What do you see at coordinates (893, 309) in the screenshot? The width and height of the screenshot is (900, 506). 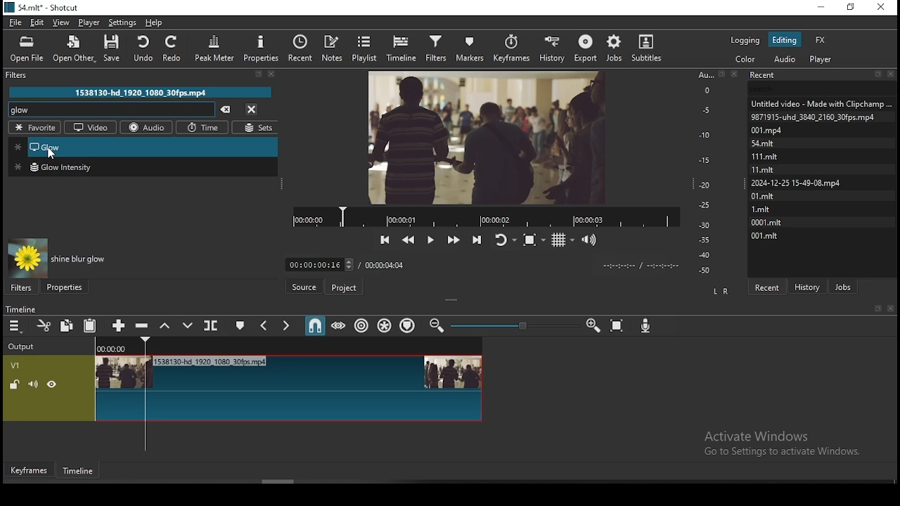 I see `close` at bounding box center [893, 309].